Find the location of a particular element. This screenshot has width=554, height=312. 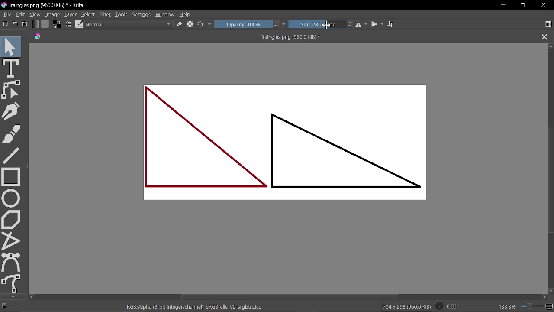

Move right is located at coordinates (546, 298).